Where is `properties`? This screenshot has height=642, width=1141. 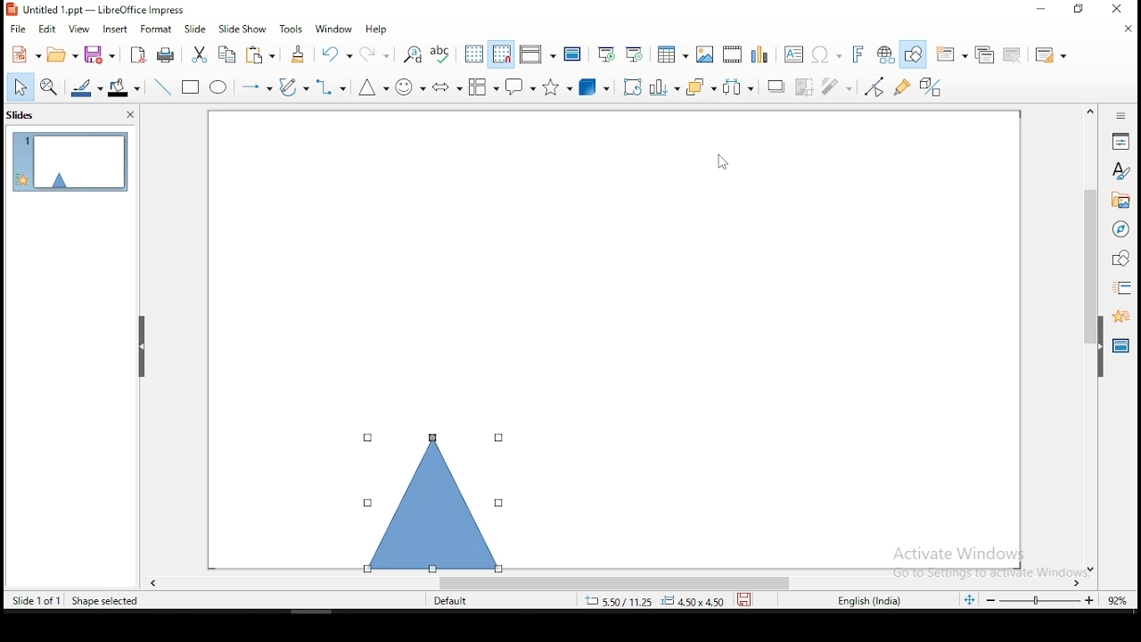
properties is located at coordinates (1122, 140).